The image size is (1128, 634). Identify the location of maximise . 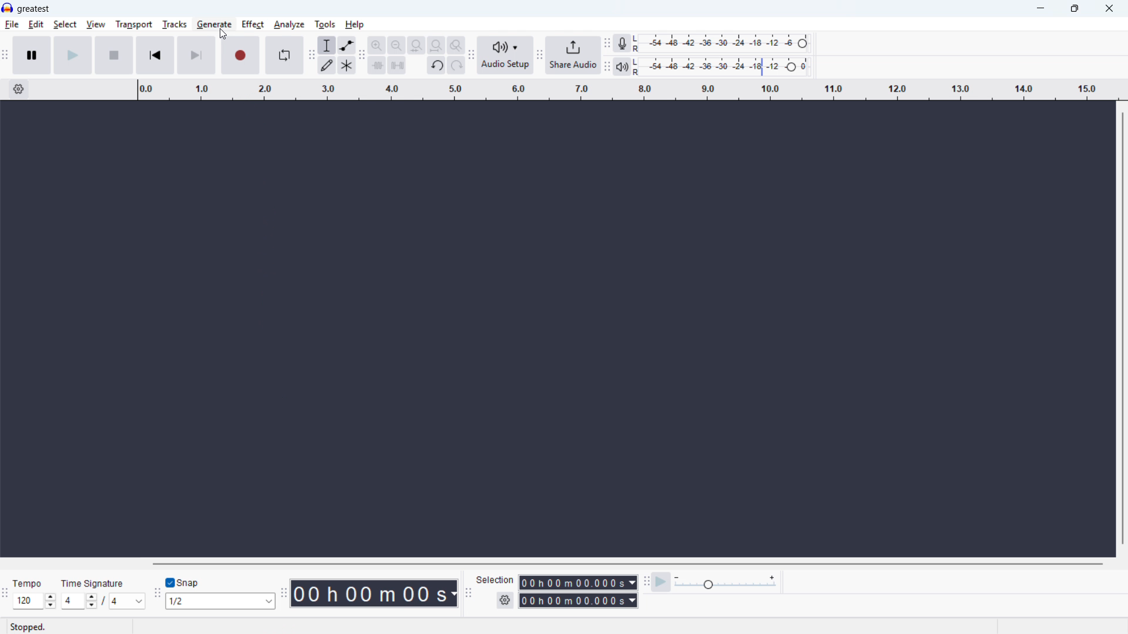
(1073, 9).